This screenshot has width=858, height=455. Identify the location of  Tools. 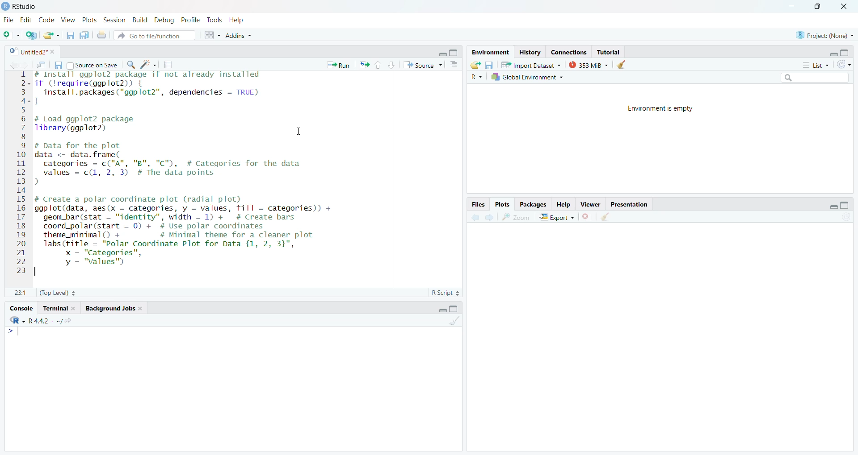
(214, 21).